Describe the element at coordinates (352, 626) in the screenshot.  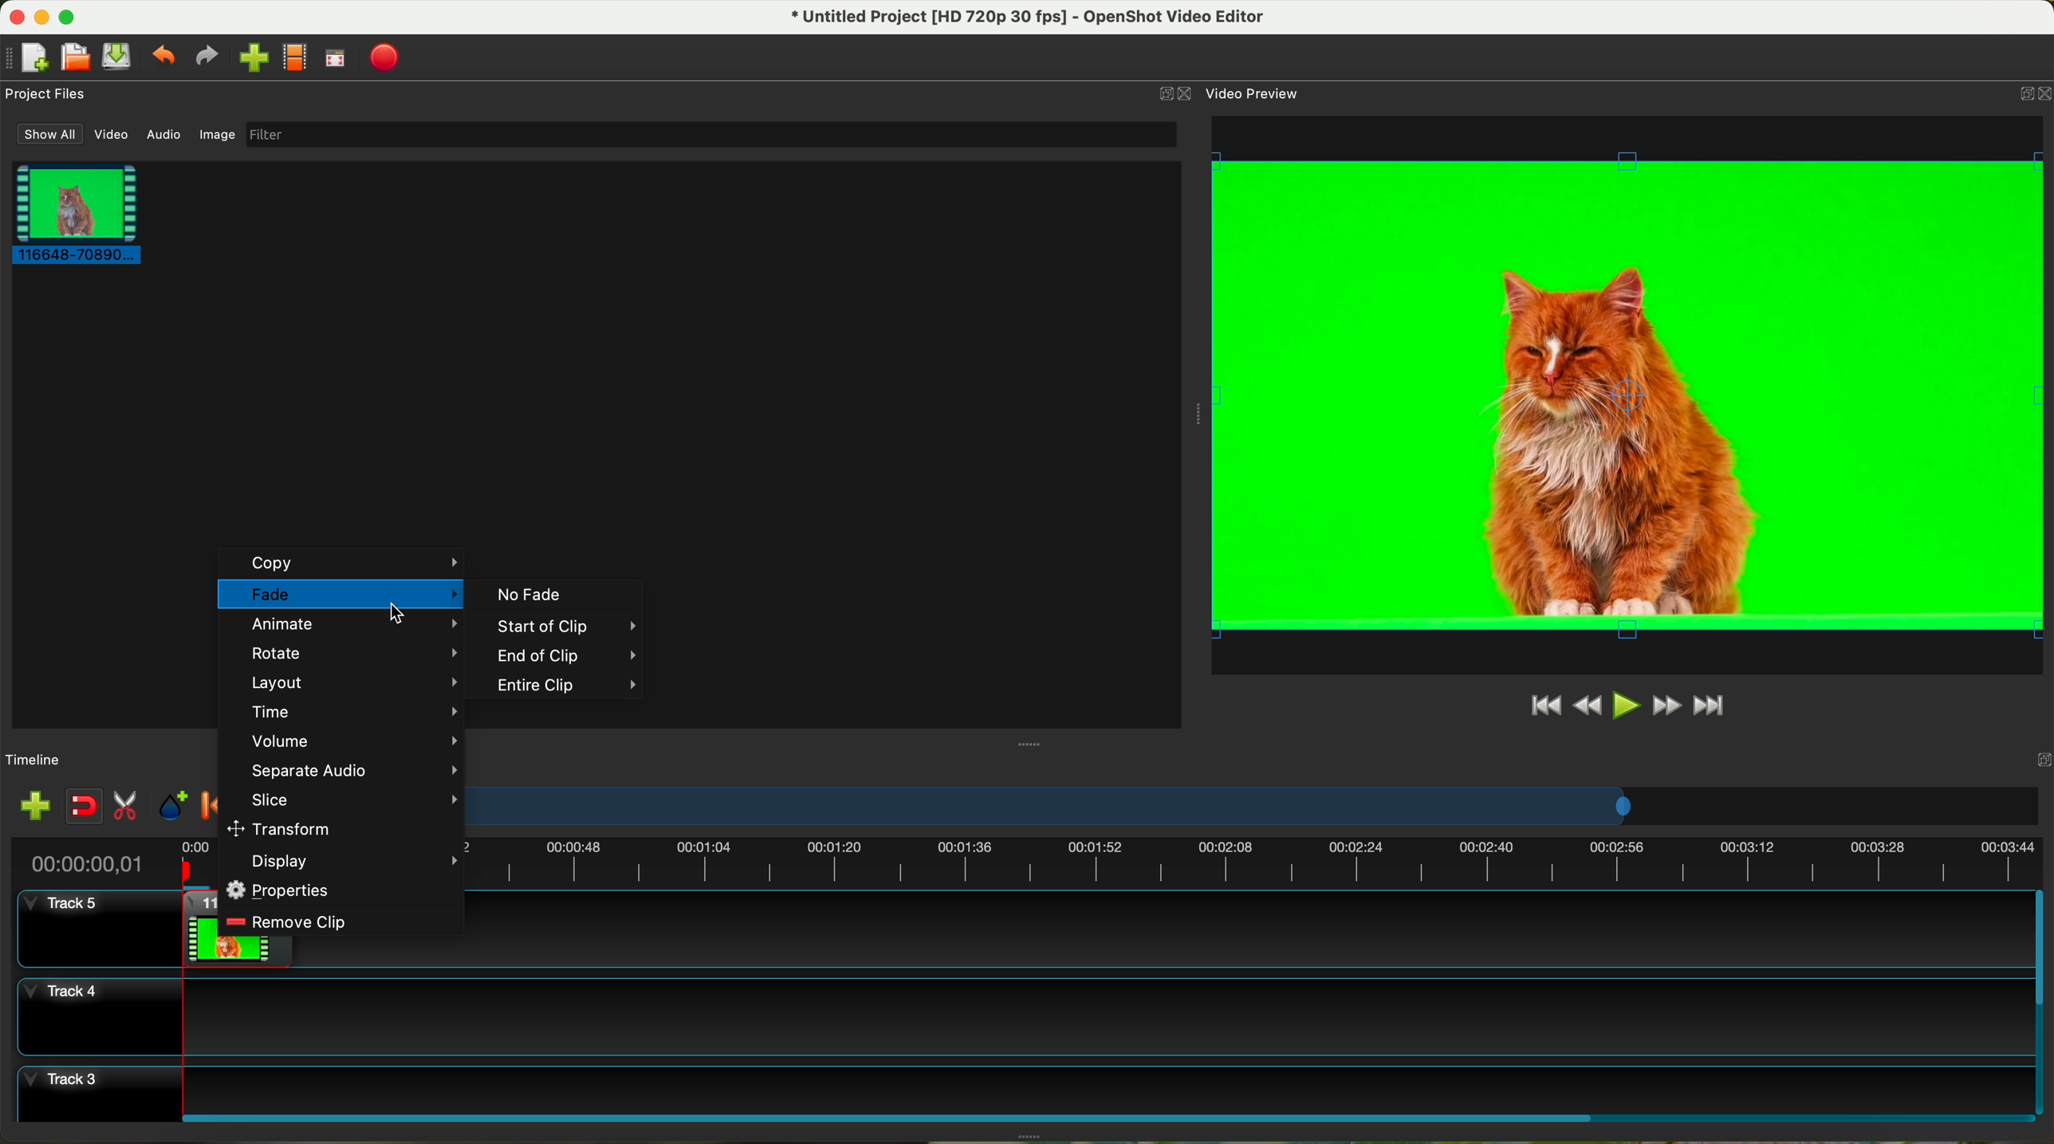
I see `animate` at that location.